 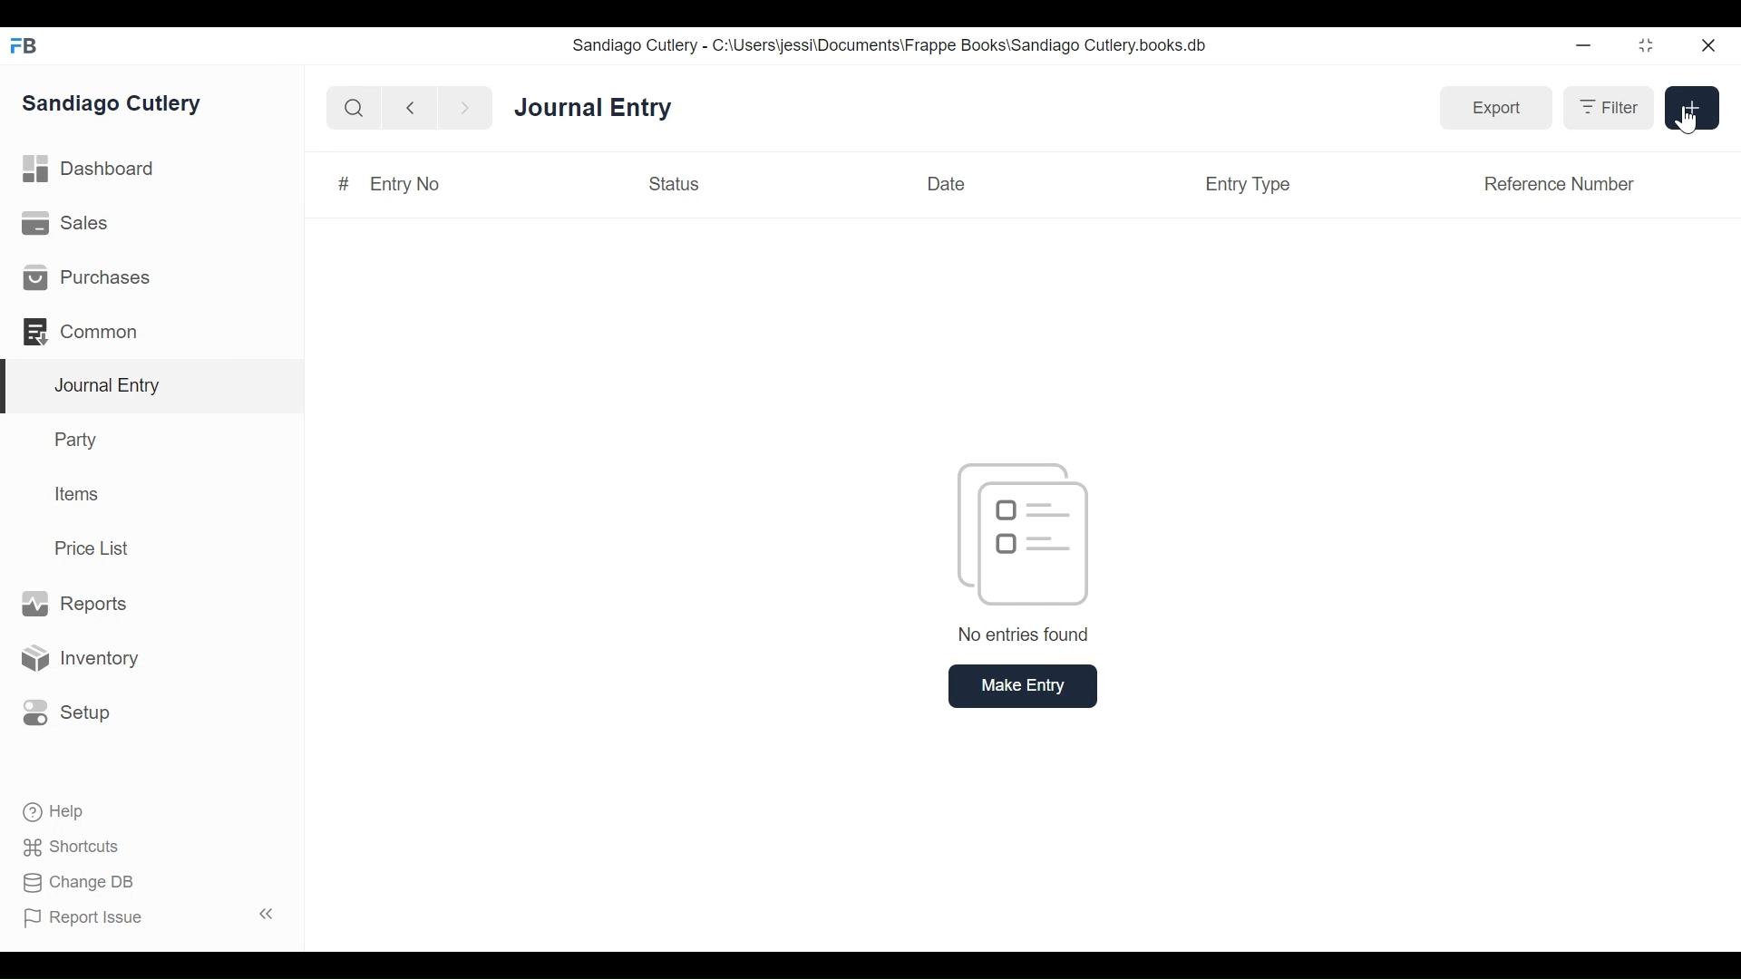 What do you see at coordinates (25, 46) in the screenshot?
I see `Frappe Books Desktop icon` at bounding box center [25, 46].